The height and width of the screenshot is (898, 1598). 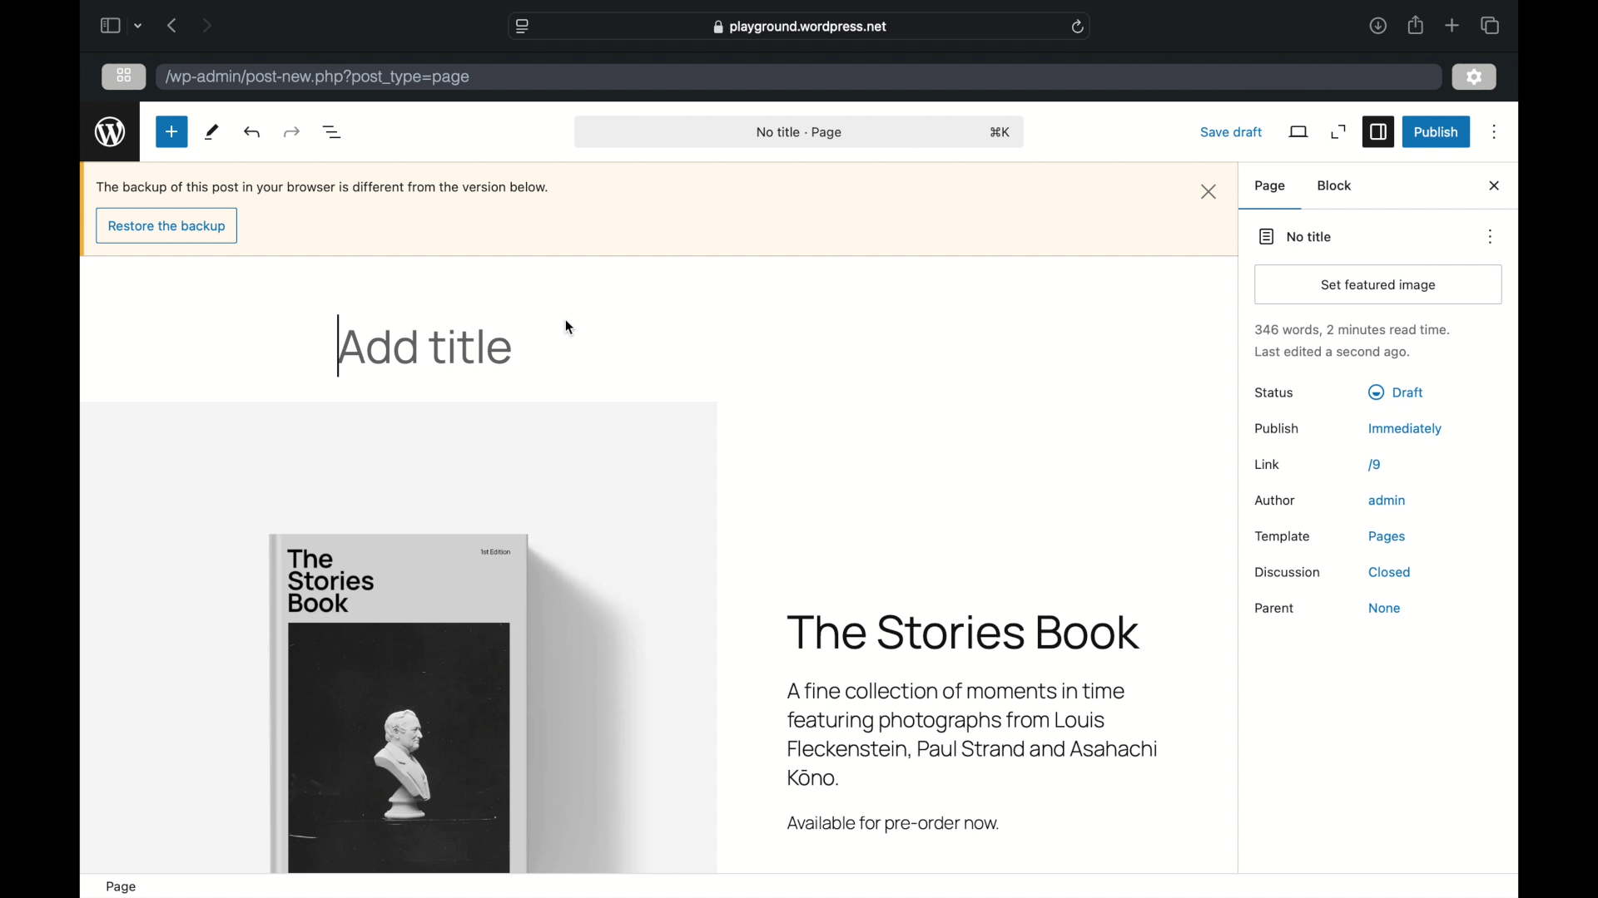 I want to click on close, so click(x=1211, y=192).